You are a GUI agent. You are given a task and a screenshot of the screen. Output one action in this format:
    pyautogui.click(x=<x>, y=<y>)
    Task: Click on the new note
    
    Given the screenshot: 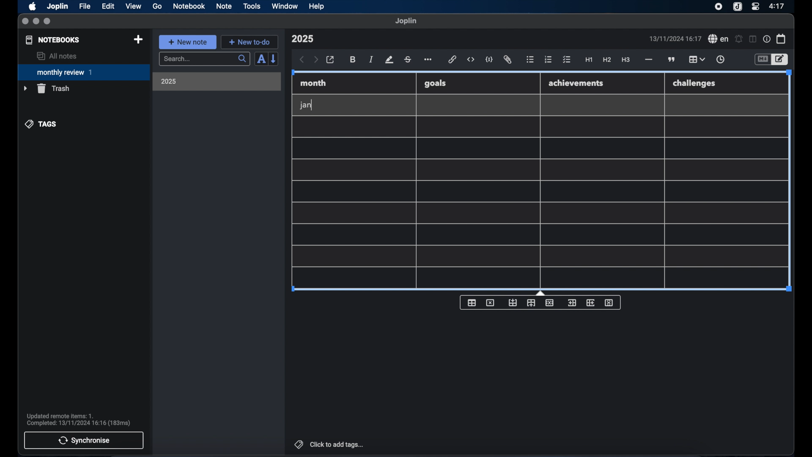 What is the action you would take?
    pyautogui.click(x=187, y=42)
    